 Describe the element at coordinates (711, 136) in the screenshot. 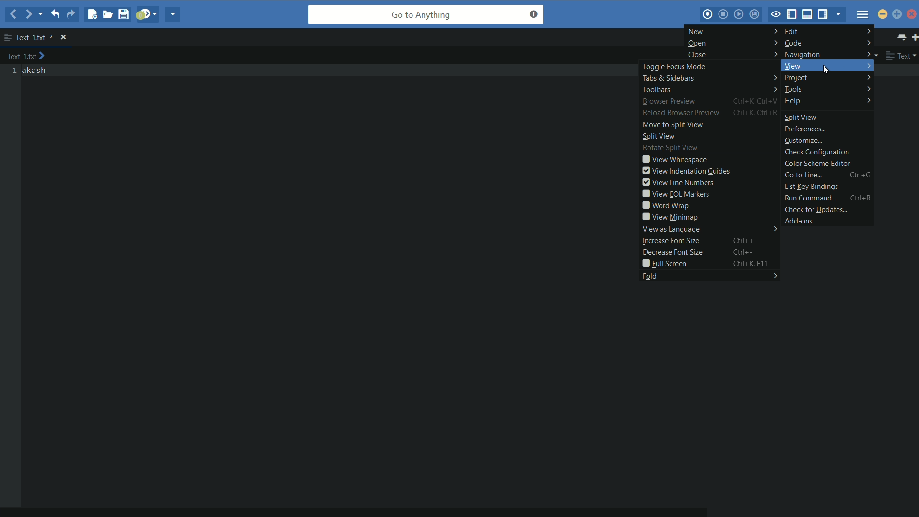

I see `split view` at that location.